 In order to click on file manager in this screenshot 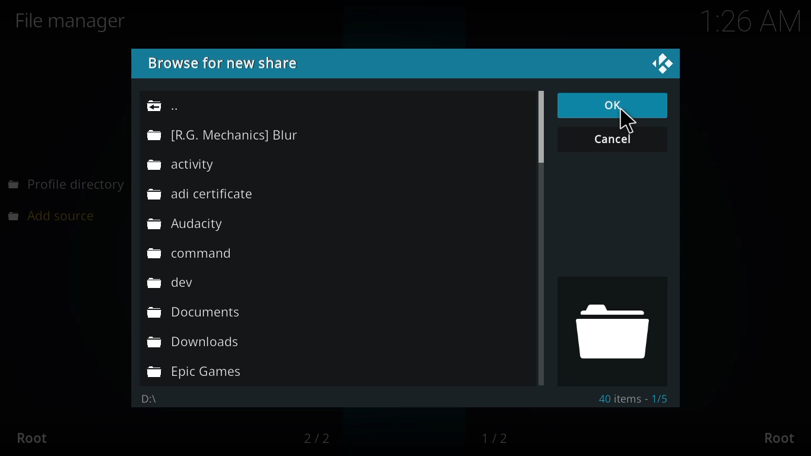, I will do `click(75, 21)`.